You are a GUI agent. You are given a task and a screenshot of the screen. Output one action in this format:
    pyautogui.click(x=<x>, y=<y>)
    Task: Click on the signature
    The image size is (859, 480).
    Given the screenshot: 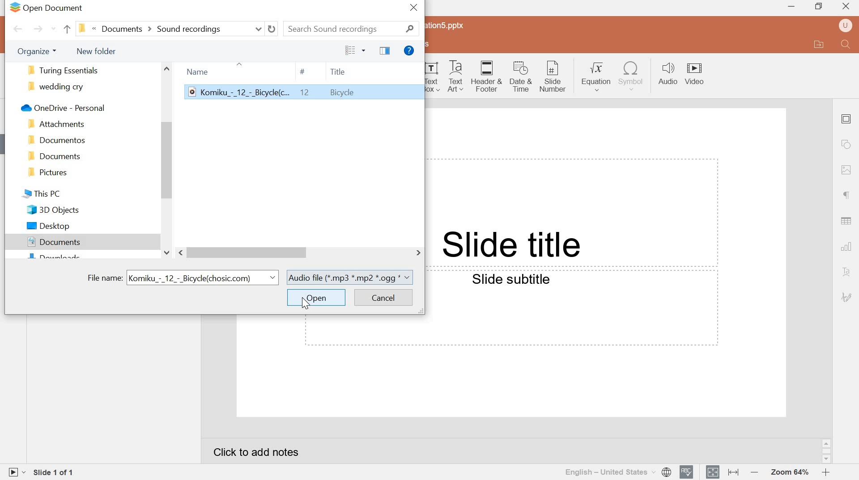 What is the action you would take?
    pyautogui.click(x=846, y=298)
    